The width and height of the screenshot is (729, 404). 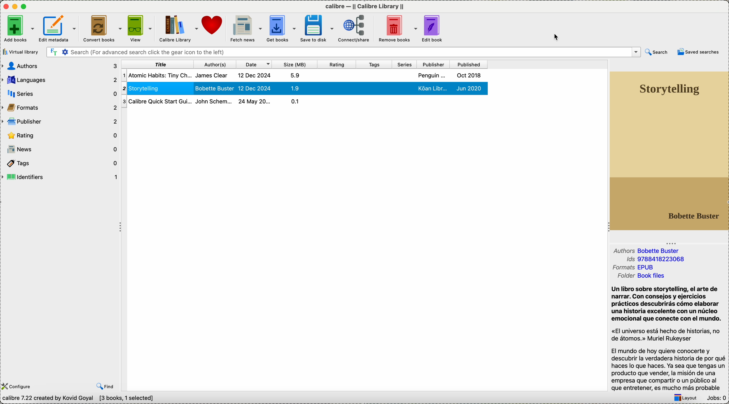 What do you see at coordinates (255, 65) in the screenshot?
I see `date` at bounding box center [255, 65].